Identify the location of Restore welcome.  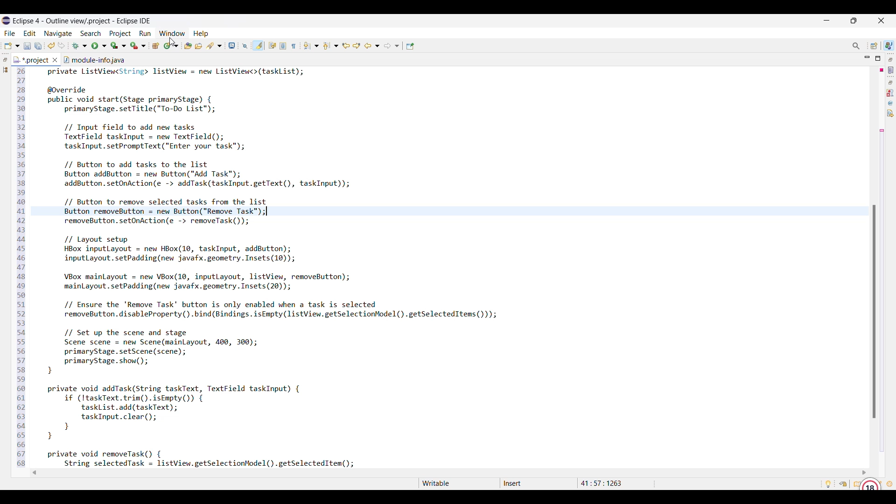
(843, 484).